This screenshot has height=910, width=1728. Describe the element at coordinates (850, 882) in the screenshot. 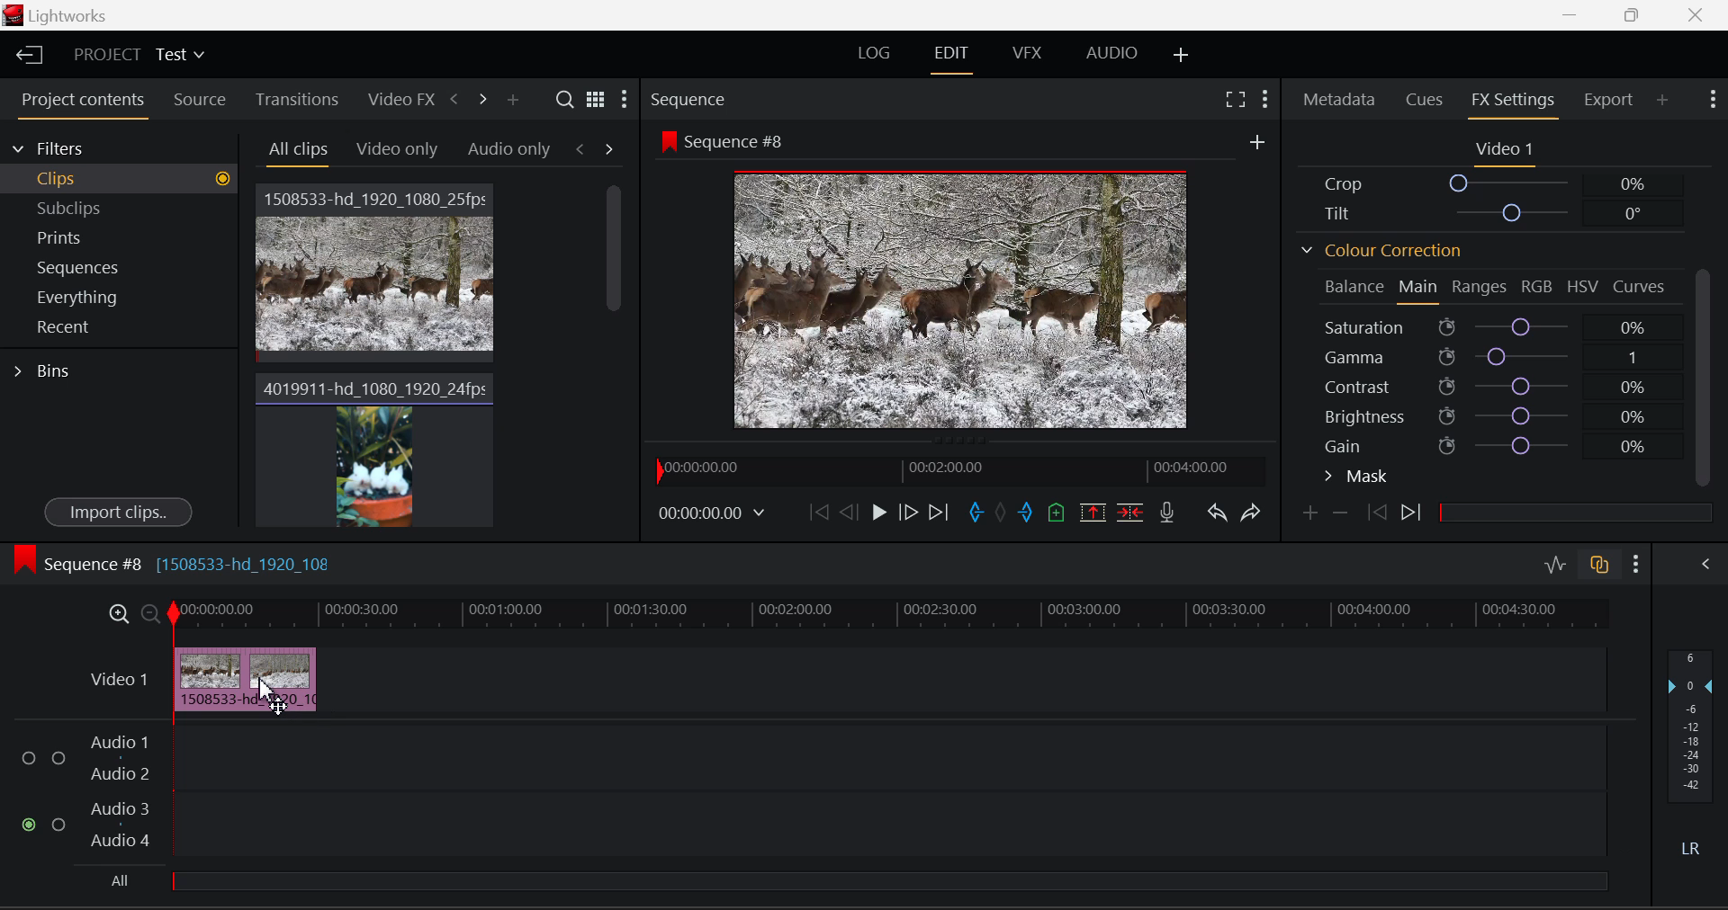

I see `All` at that location.